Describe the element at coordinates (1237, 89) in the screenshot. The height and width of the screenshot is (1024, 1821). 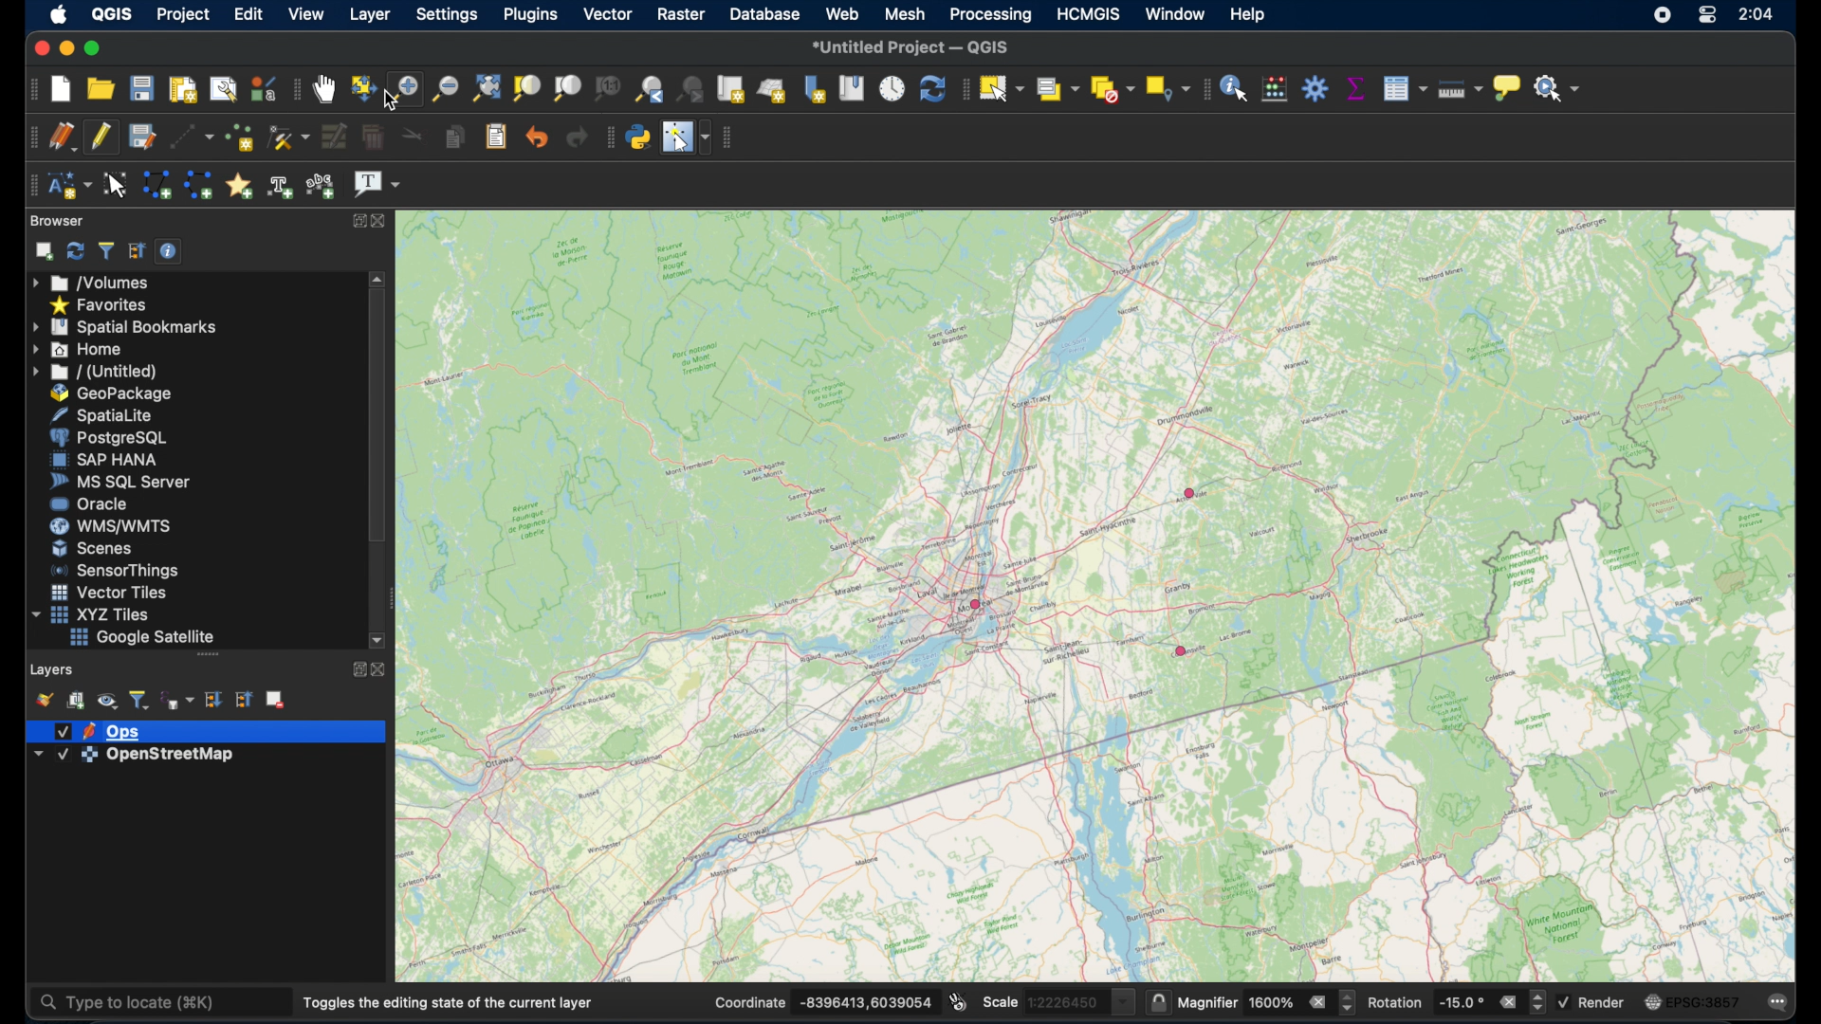
I see `identify features` at that location.